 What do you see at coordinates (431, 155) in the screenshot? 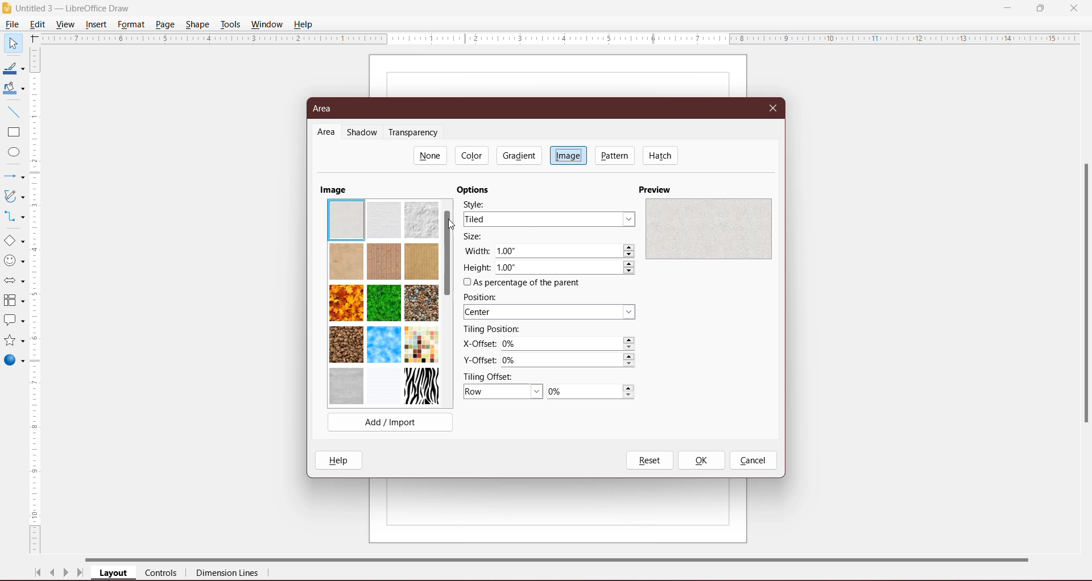
I see `None` at bounding box center [431, 155].